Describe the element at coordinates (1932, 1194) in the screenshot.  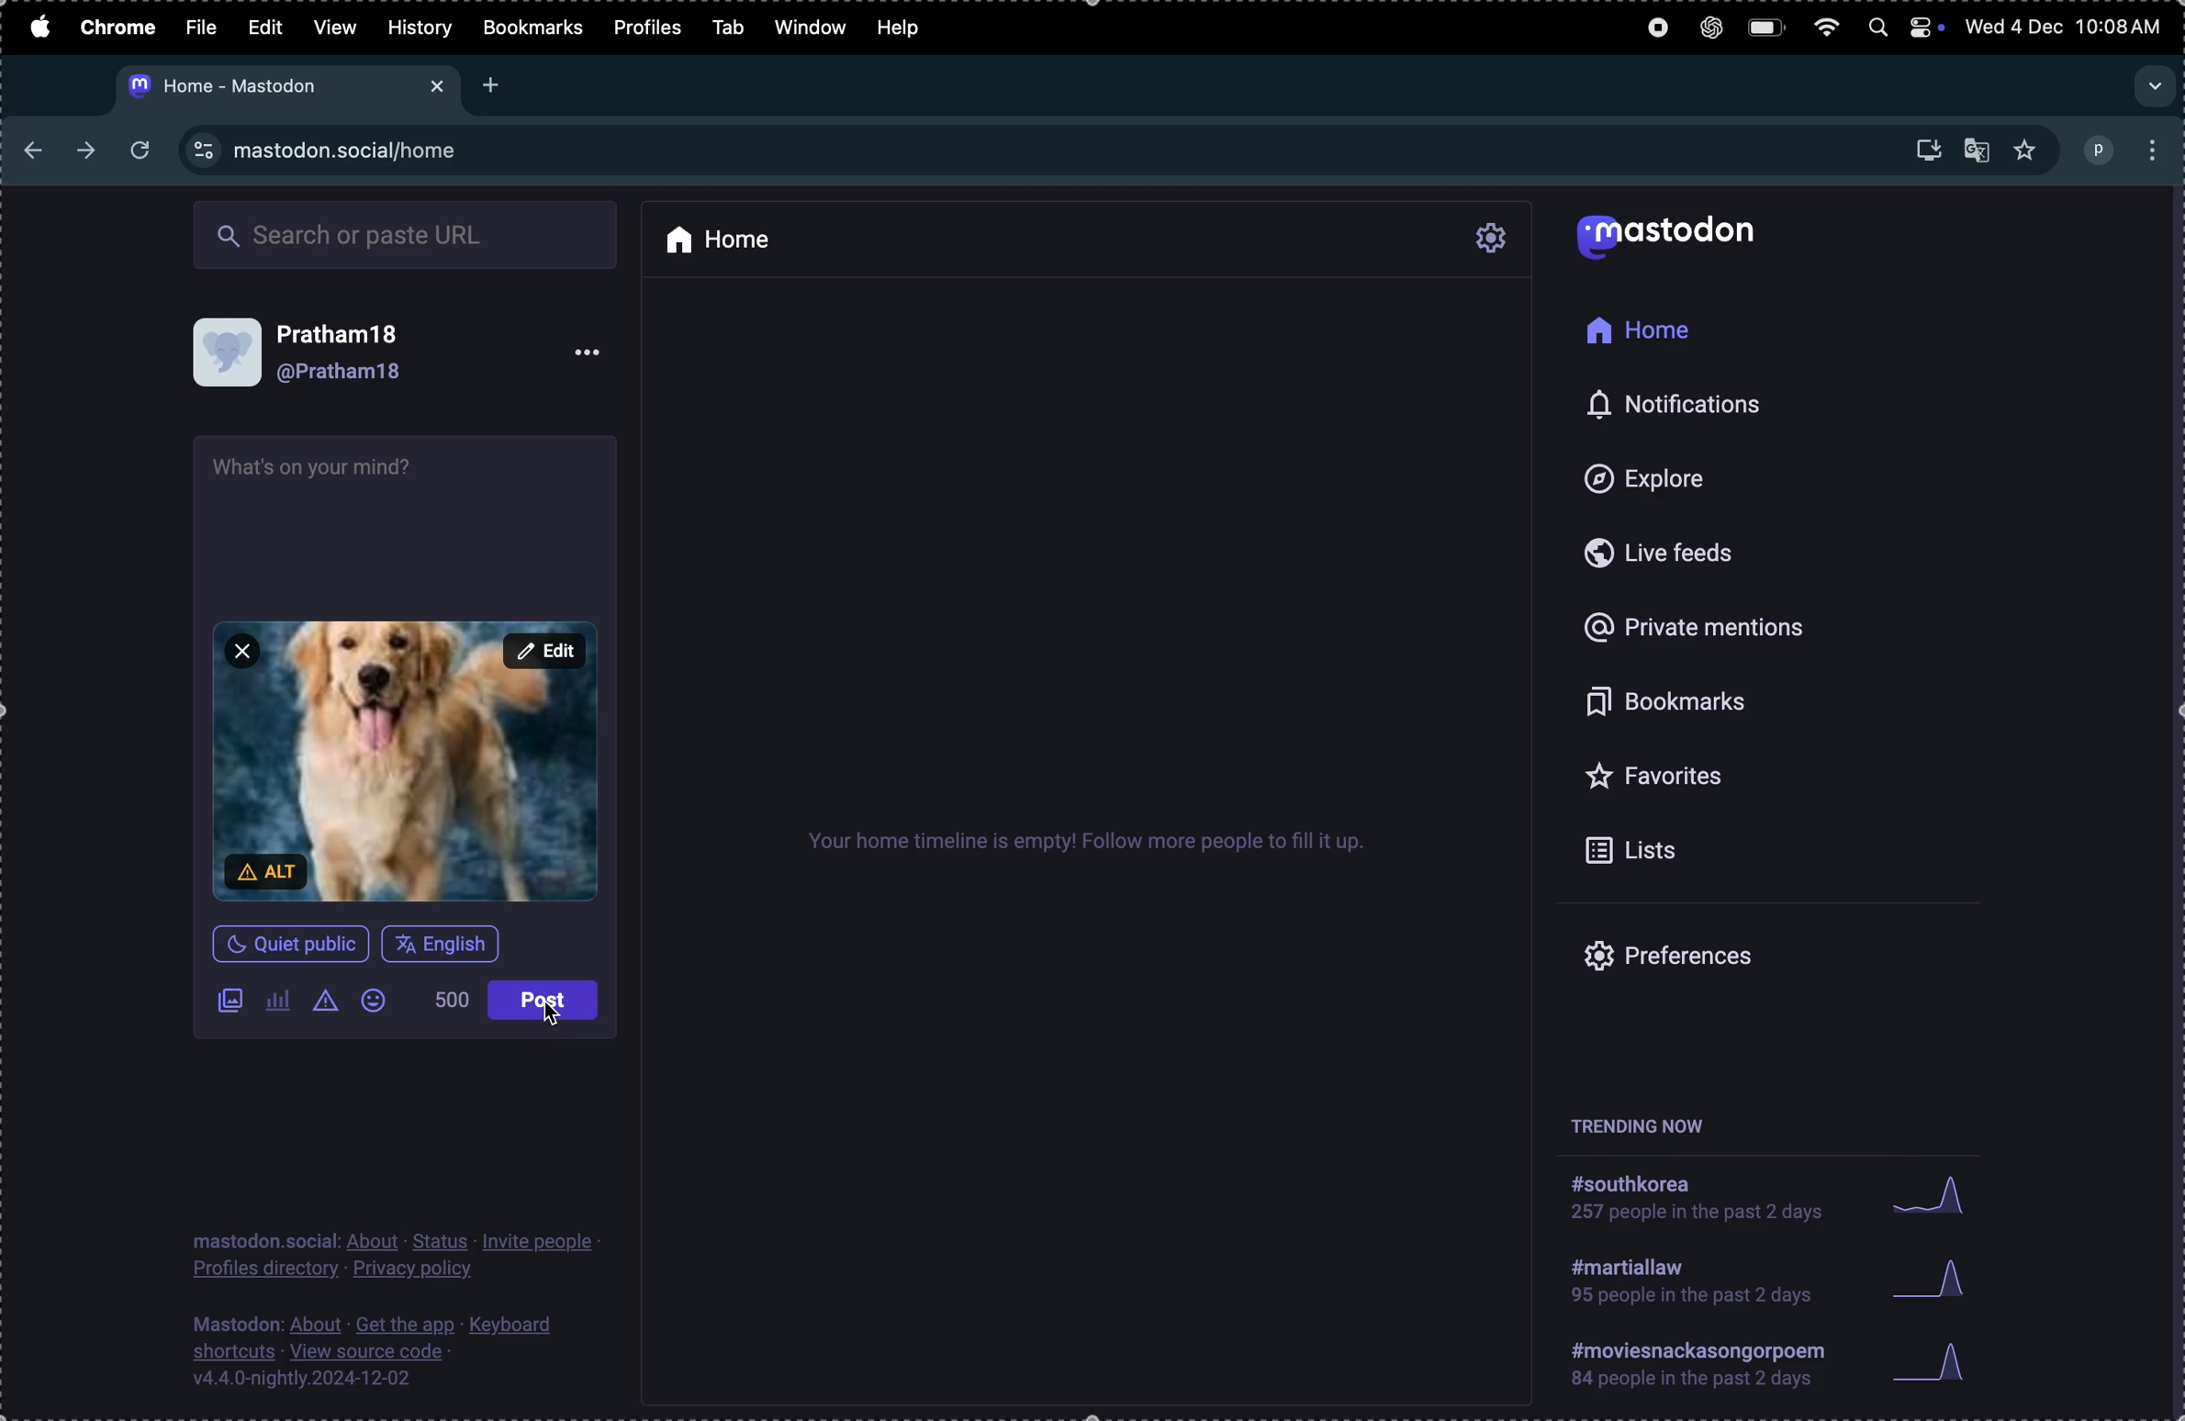
I see `Graph` at that location.